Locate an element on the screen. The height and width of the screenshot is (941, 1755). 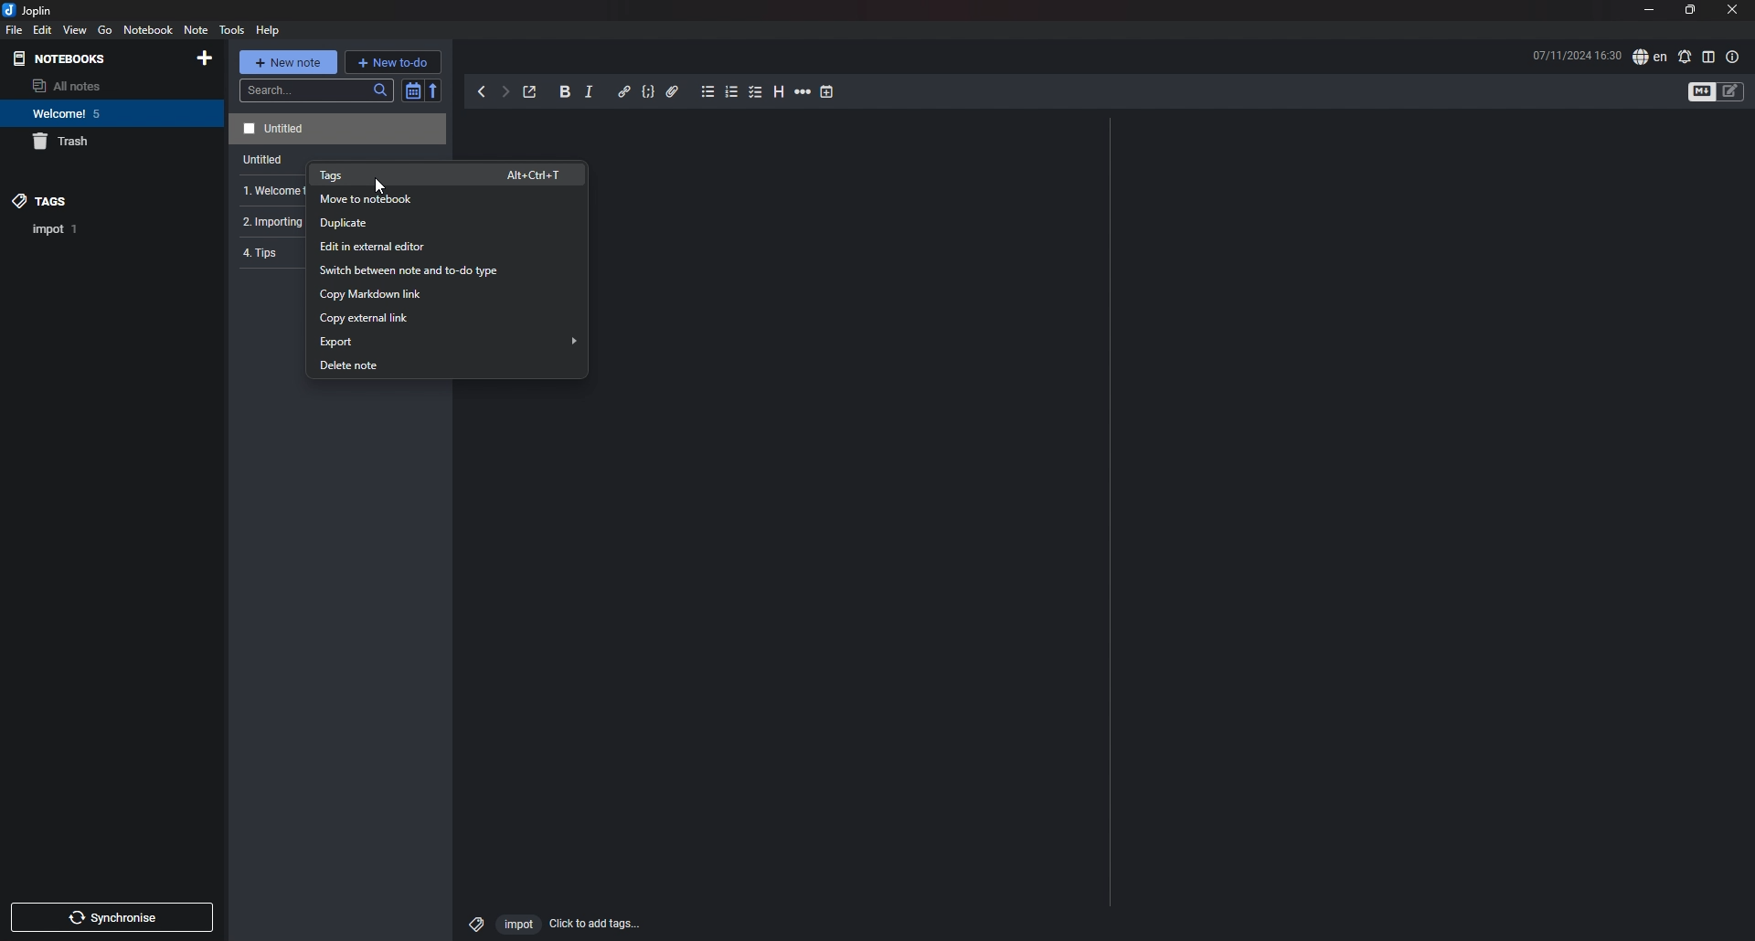
impot is located at coordinates (516, 924).